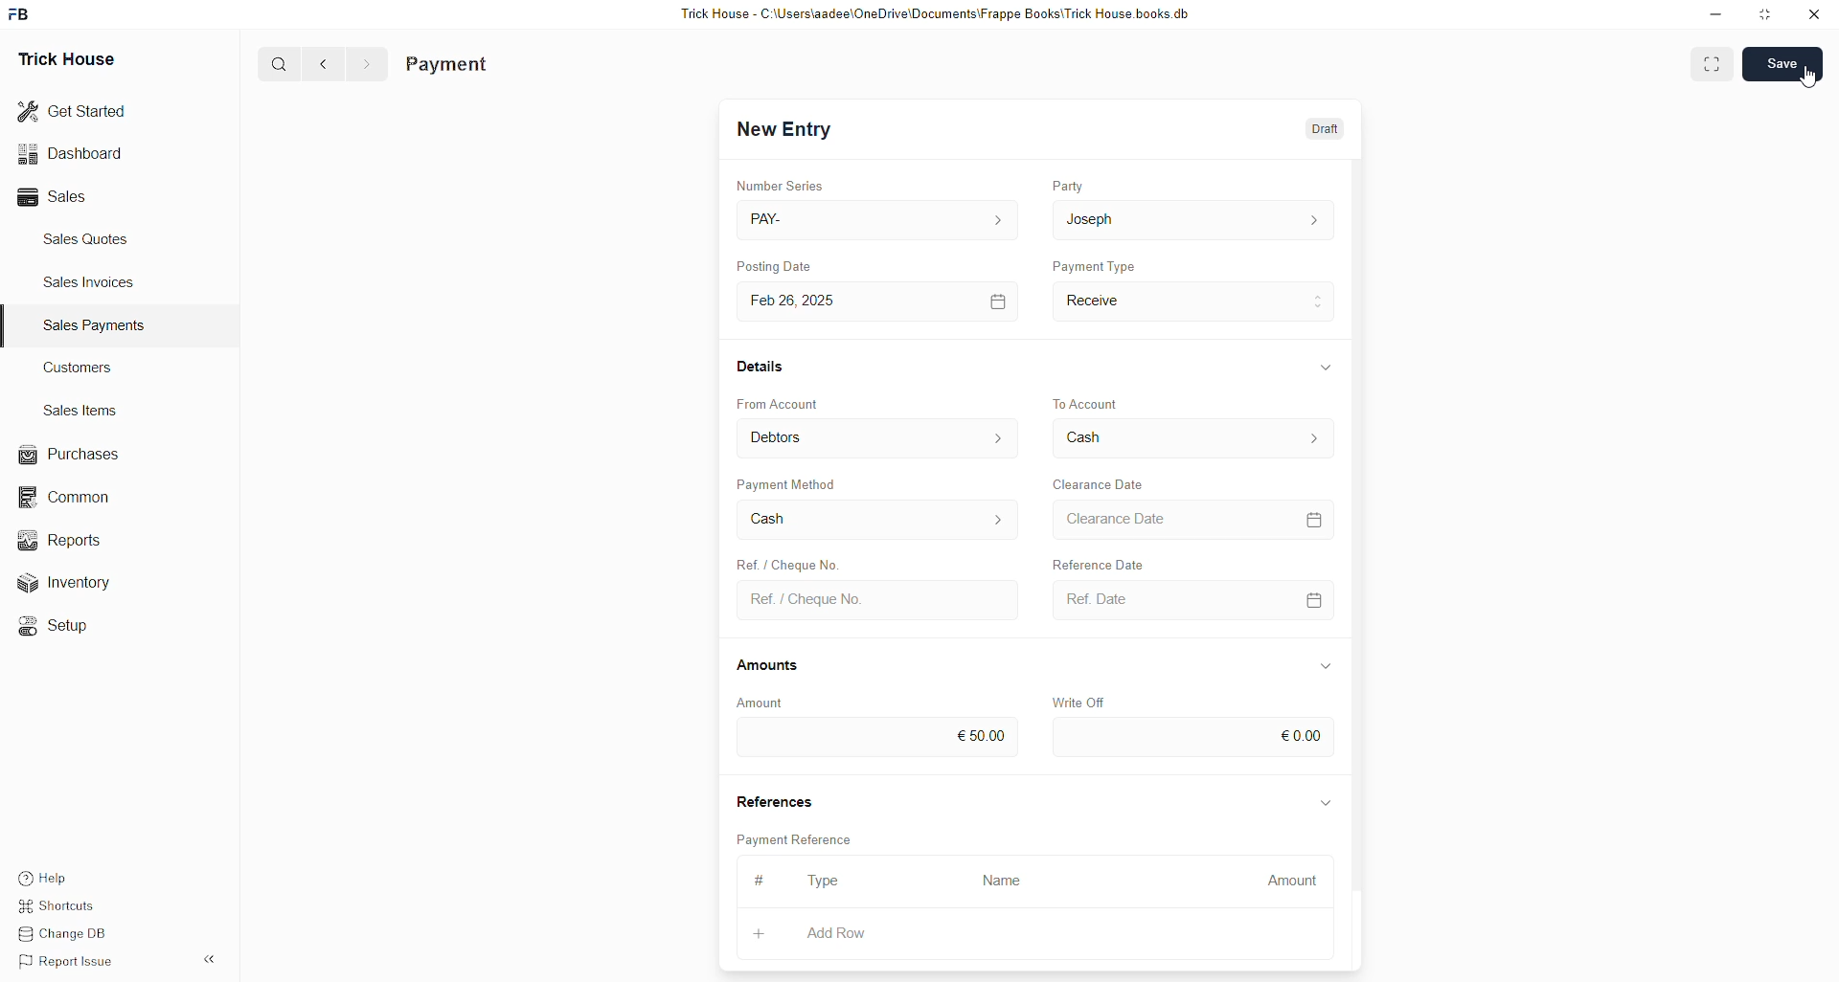  I want to click on Payment Type, so click(1194, 302).